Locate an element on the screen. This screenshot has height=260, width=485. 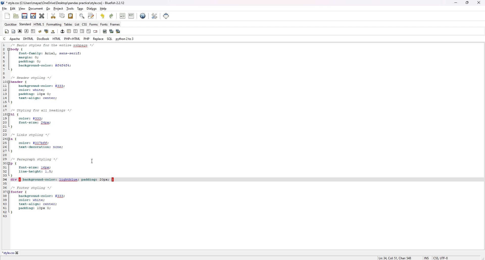
close current file is located at coordinates (42, 16).